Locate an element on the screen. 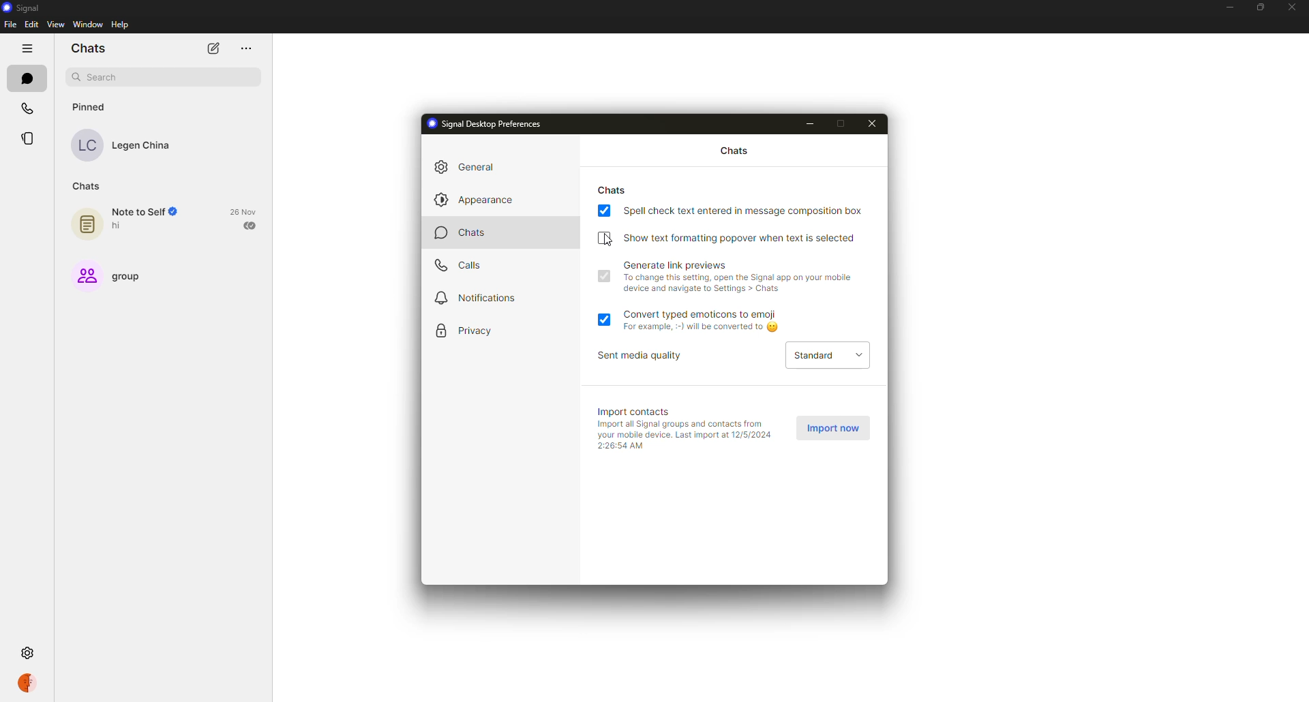 The width and height of the screenshot is (1309, 702). disabled is located at coordinates (604, 237).